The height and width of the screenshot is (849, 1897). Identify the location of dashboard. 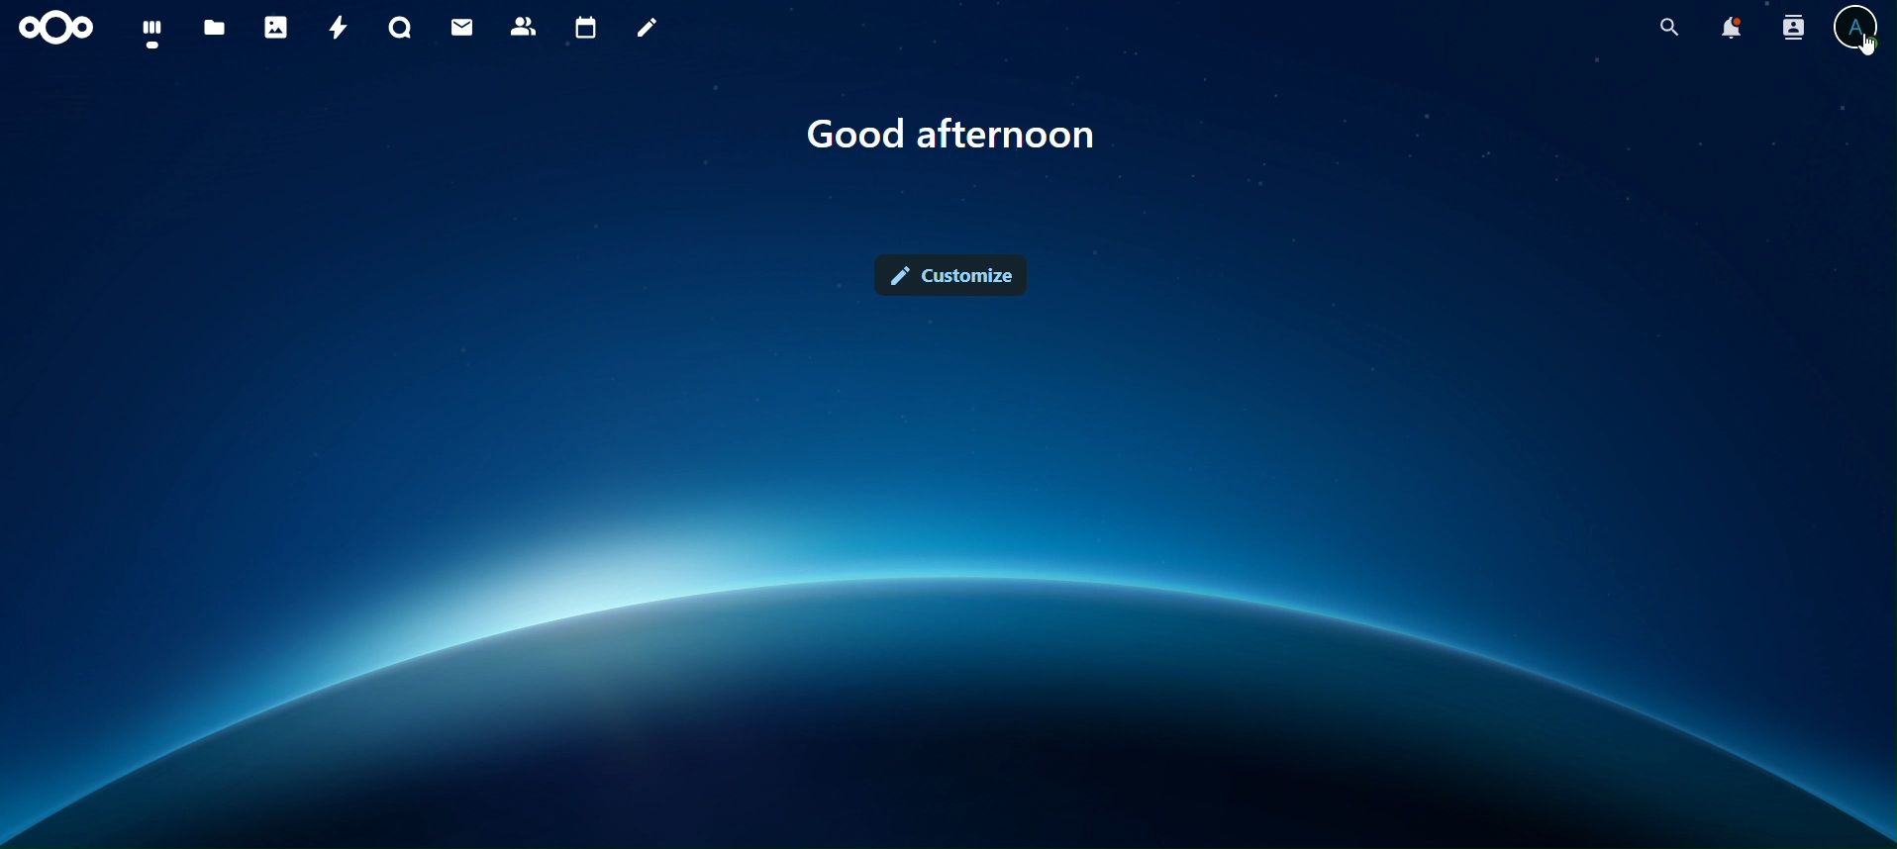
(152, 33).